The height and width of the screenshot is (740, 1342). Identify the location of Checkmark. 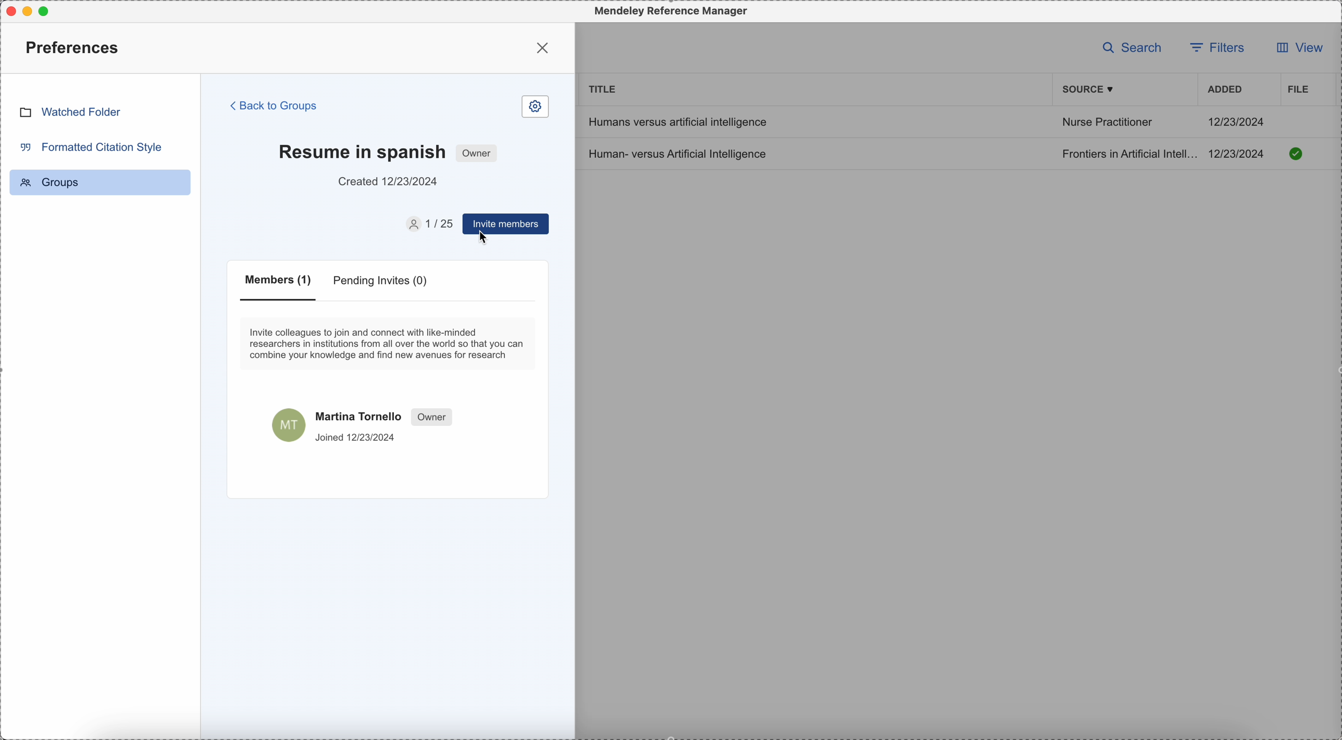
(1296, 153).